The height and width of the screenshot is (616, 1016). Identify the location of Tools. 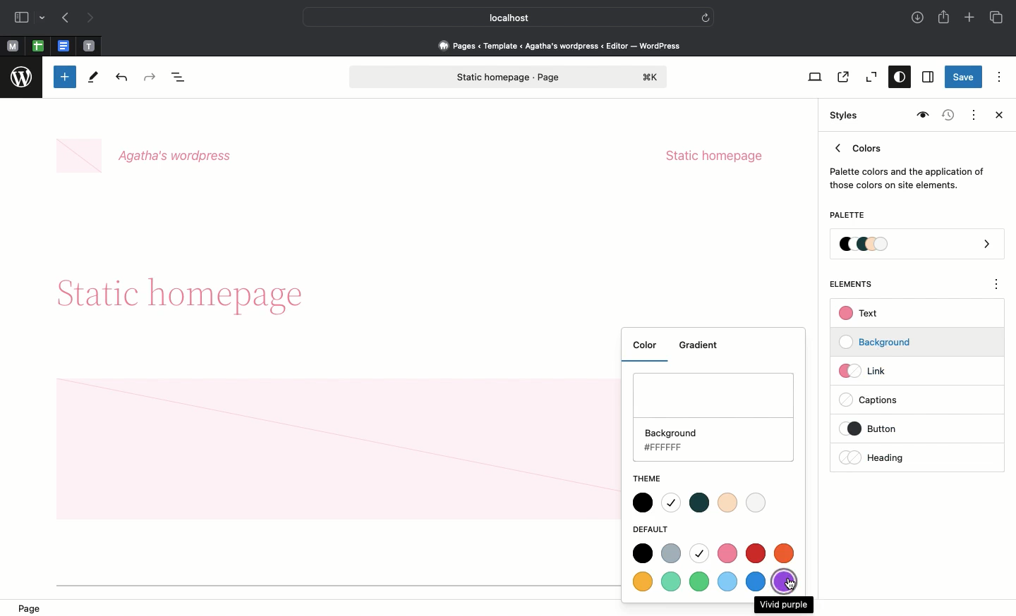
(94, 80).